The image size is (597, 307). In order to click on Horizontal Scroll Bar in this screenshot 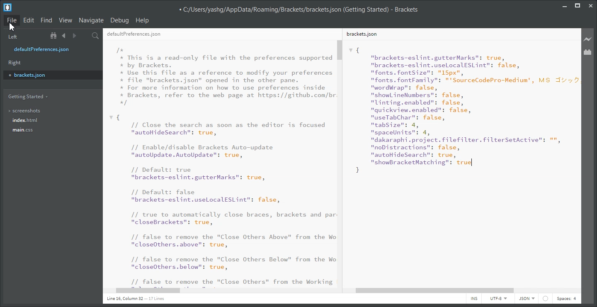, I will do `click(463, 291)`.